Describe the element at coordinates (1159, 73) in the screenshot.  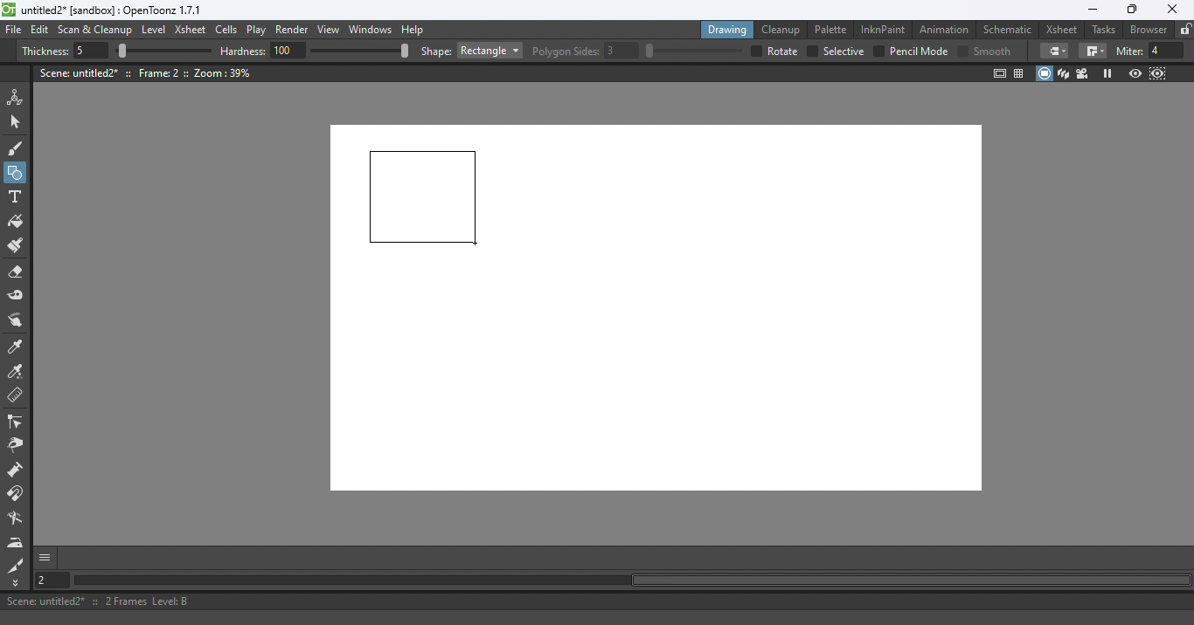
I see `Sub-Camera view` at that location.